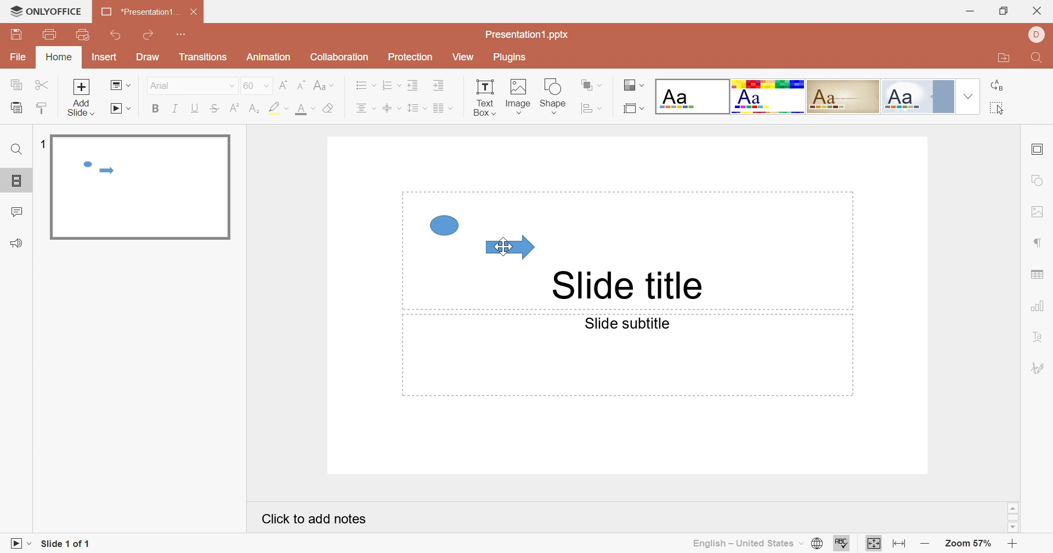 Image resolution: width=1053 pixels, height=553 pixels. What do you see at coordinates (966, 95) in the screenshot?
I see `Drop Down` at bounding box center [966, 95].